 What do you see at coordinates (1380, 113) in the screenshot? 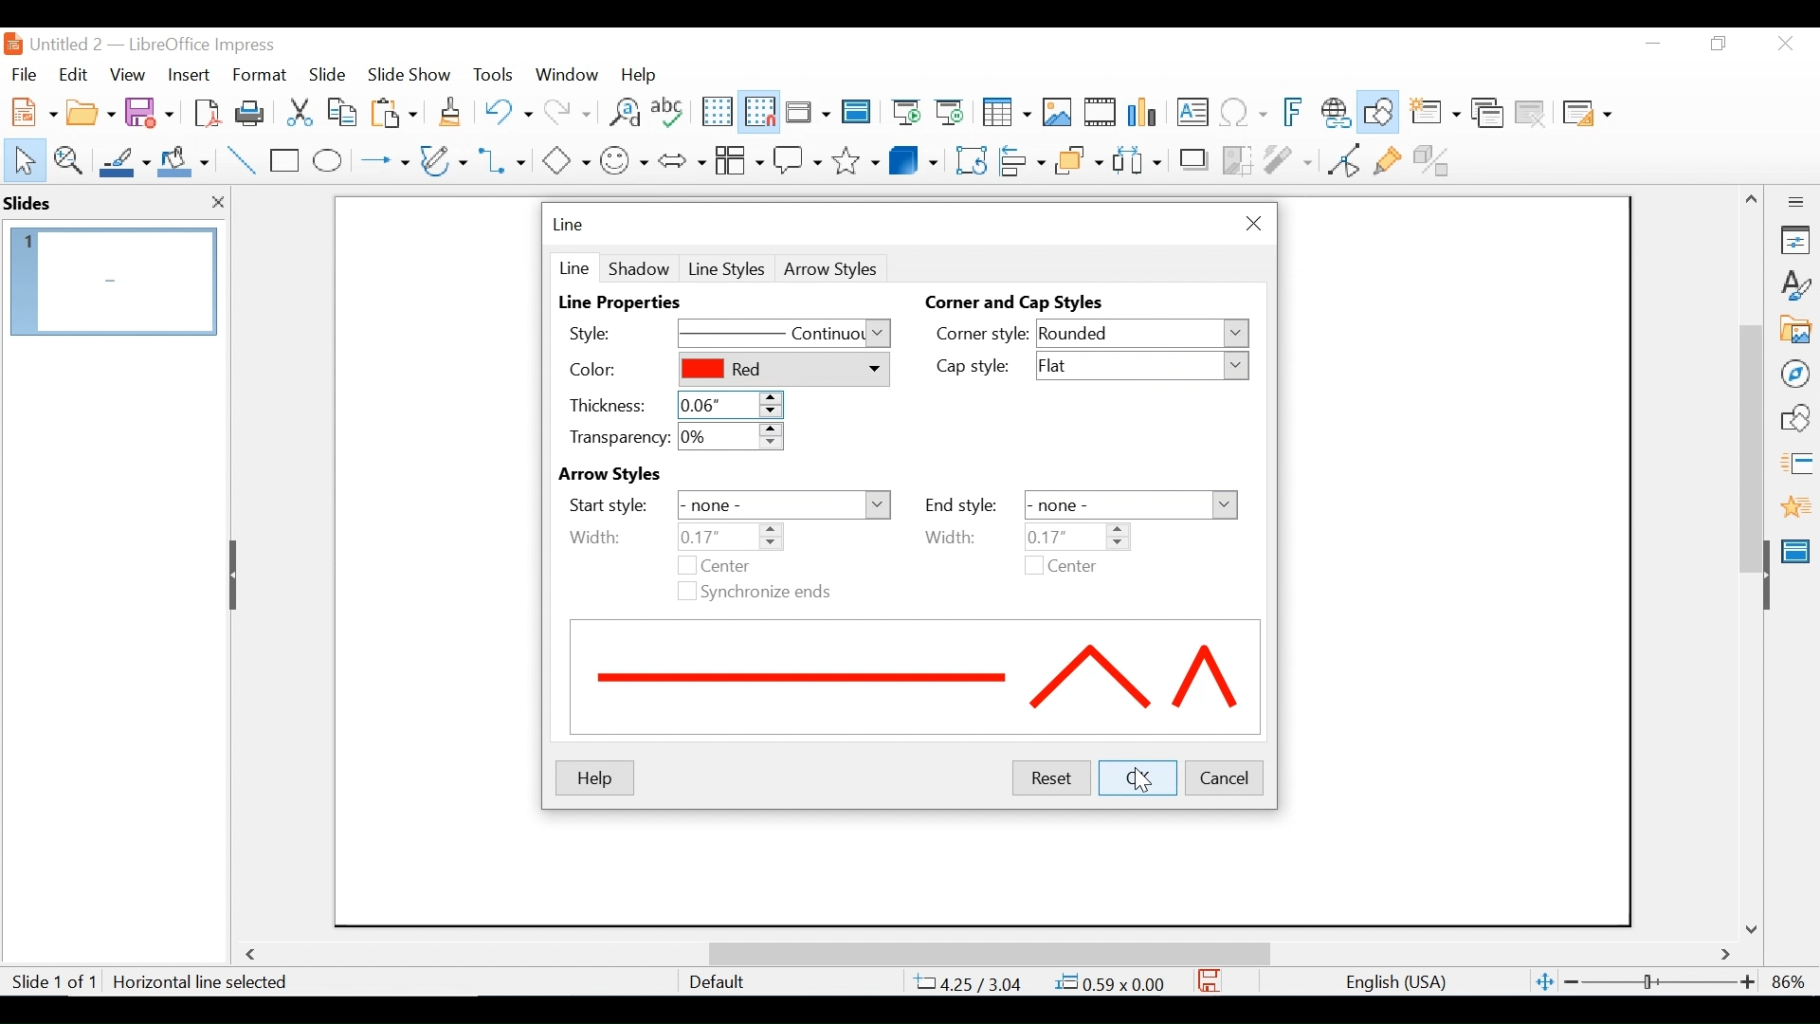
I see `Show Draw Functions` at bounding box center [1380, 113].